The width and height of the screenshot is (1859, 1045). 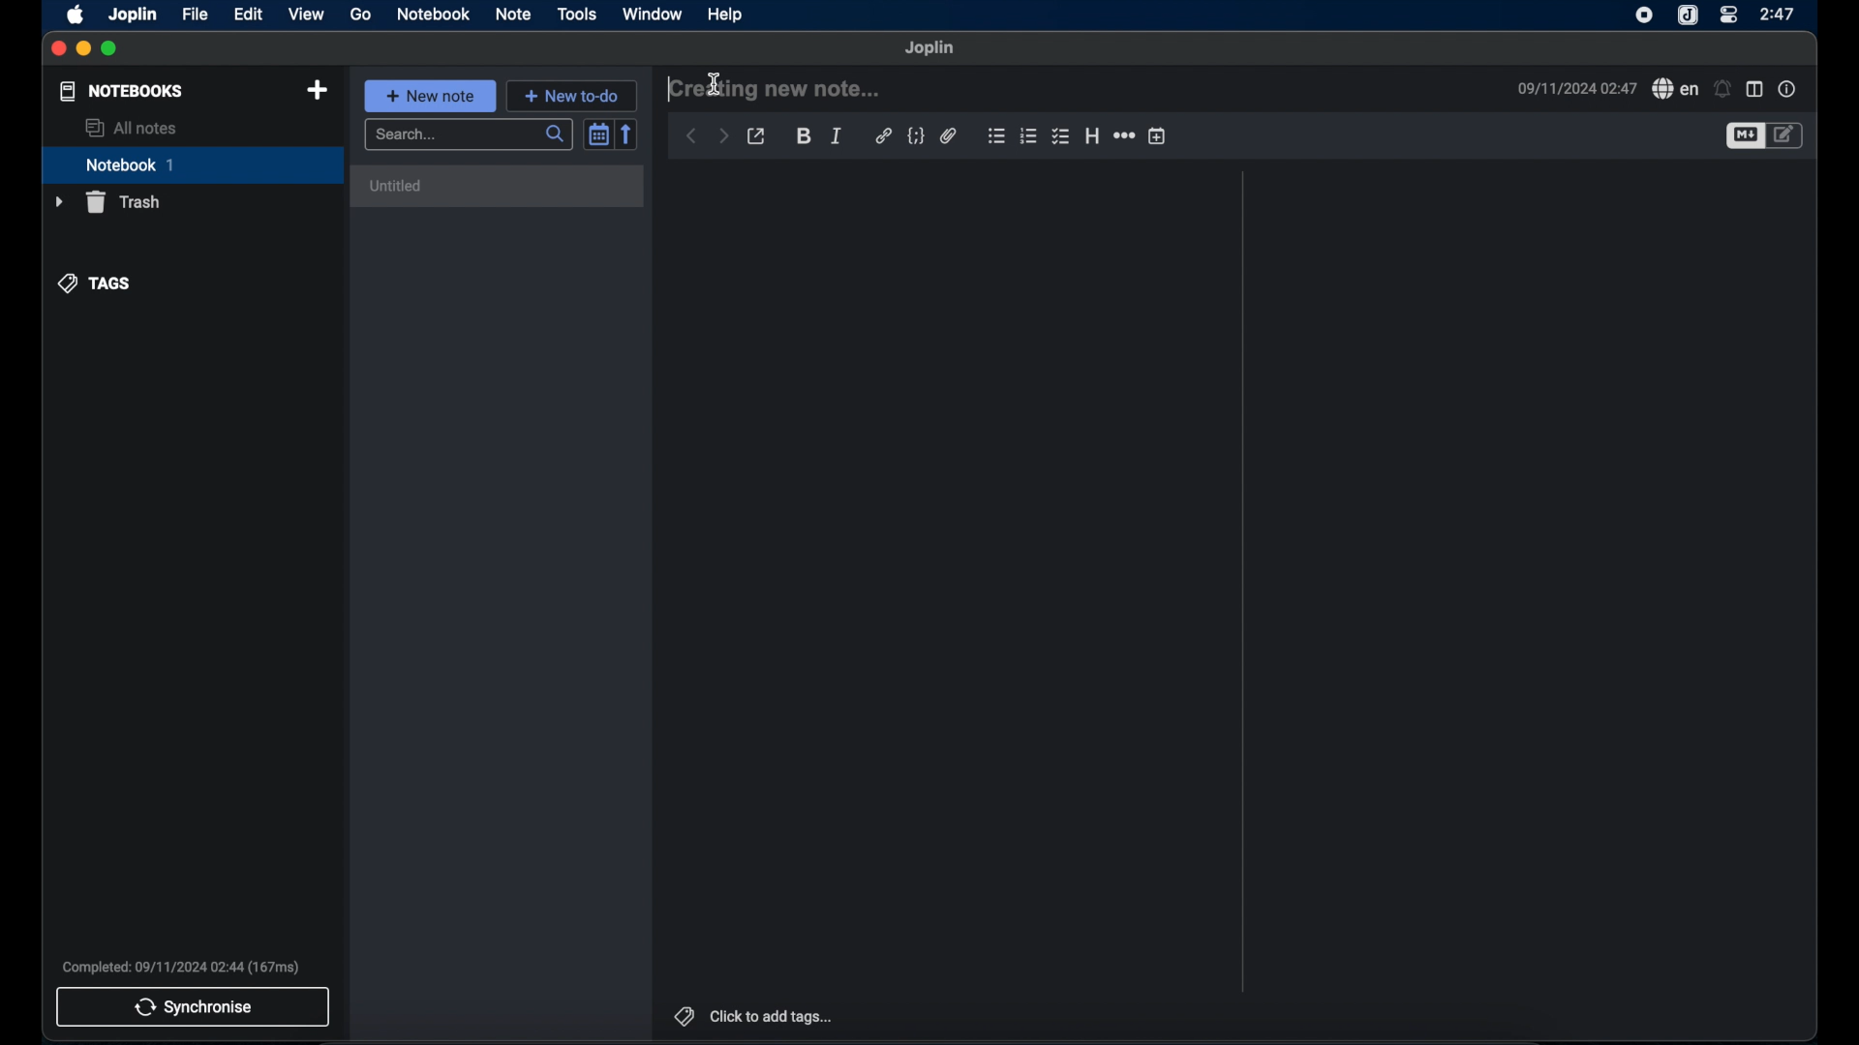 I want to click on heading, so click(x=1092, y=135).